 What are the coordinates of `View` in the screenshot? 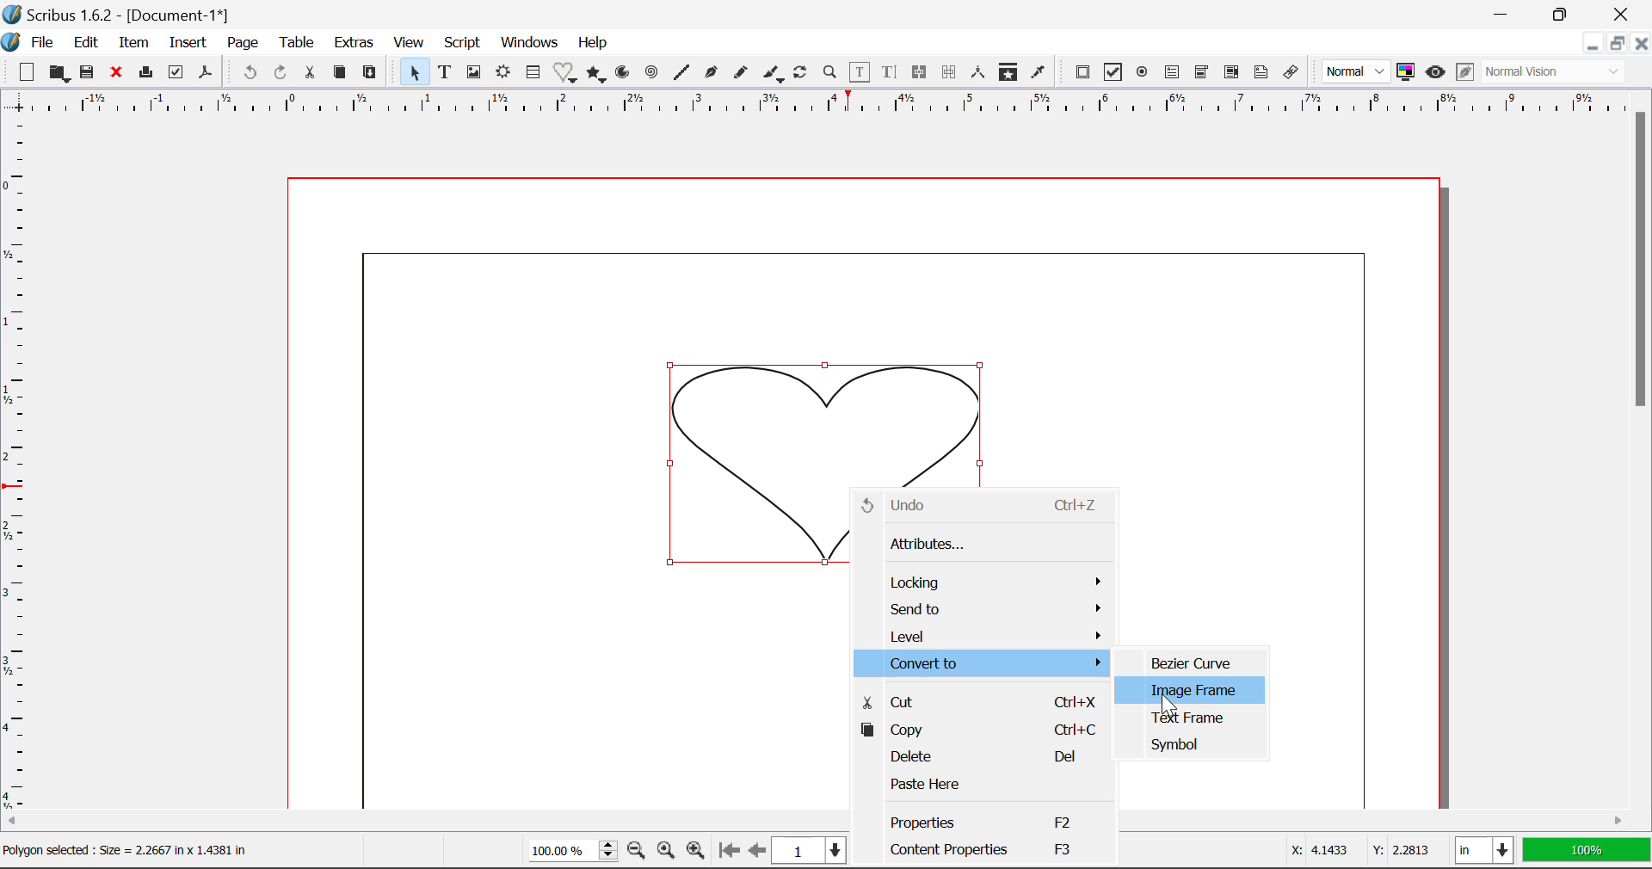 It's located at (410, 45).